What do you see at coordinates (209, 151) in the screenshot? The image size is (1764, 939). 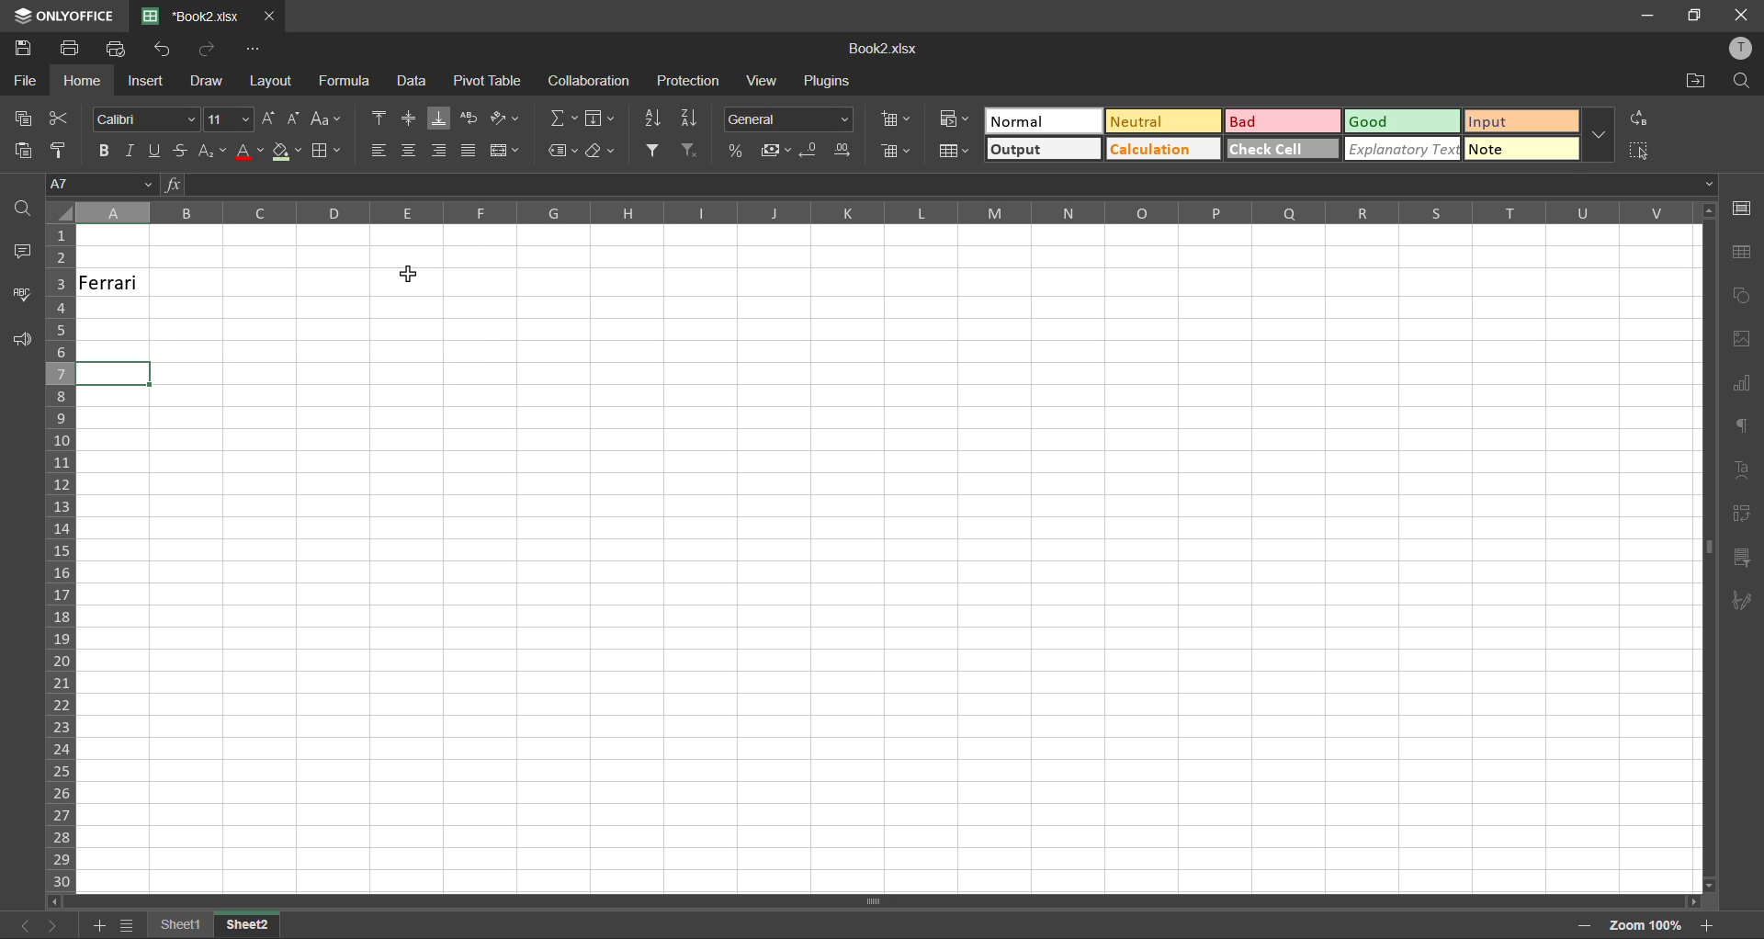 I see `sub/superscript` at bounding box center [209, 151].